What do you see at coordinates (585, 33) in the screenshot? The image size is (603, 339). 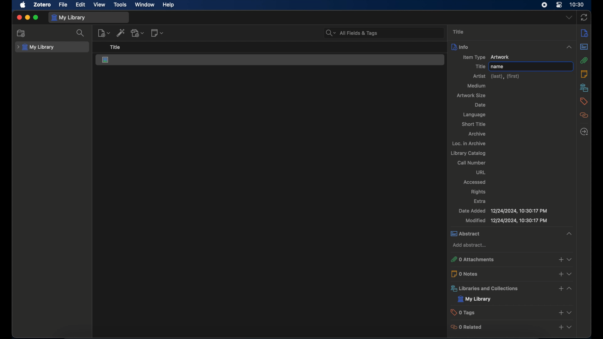 I see `notes` at bounding box center [585, 33].